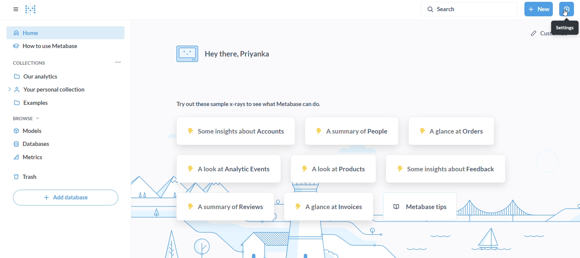 This screenshot has height=258, width=580. Describe the element at coordinates (540, 35) in the screenshot. I see `customize` at that location.